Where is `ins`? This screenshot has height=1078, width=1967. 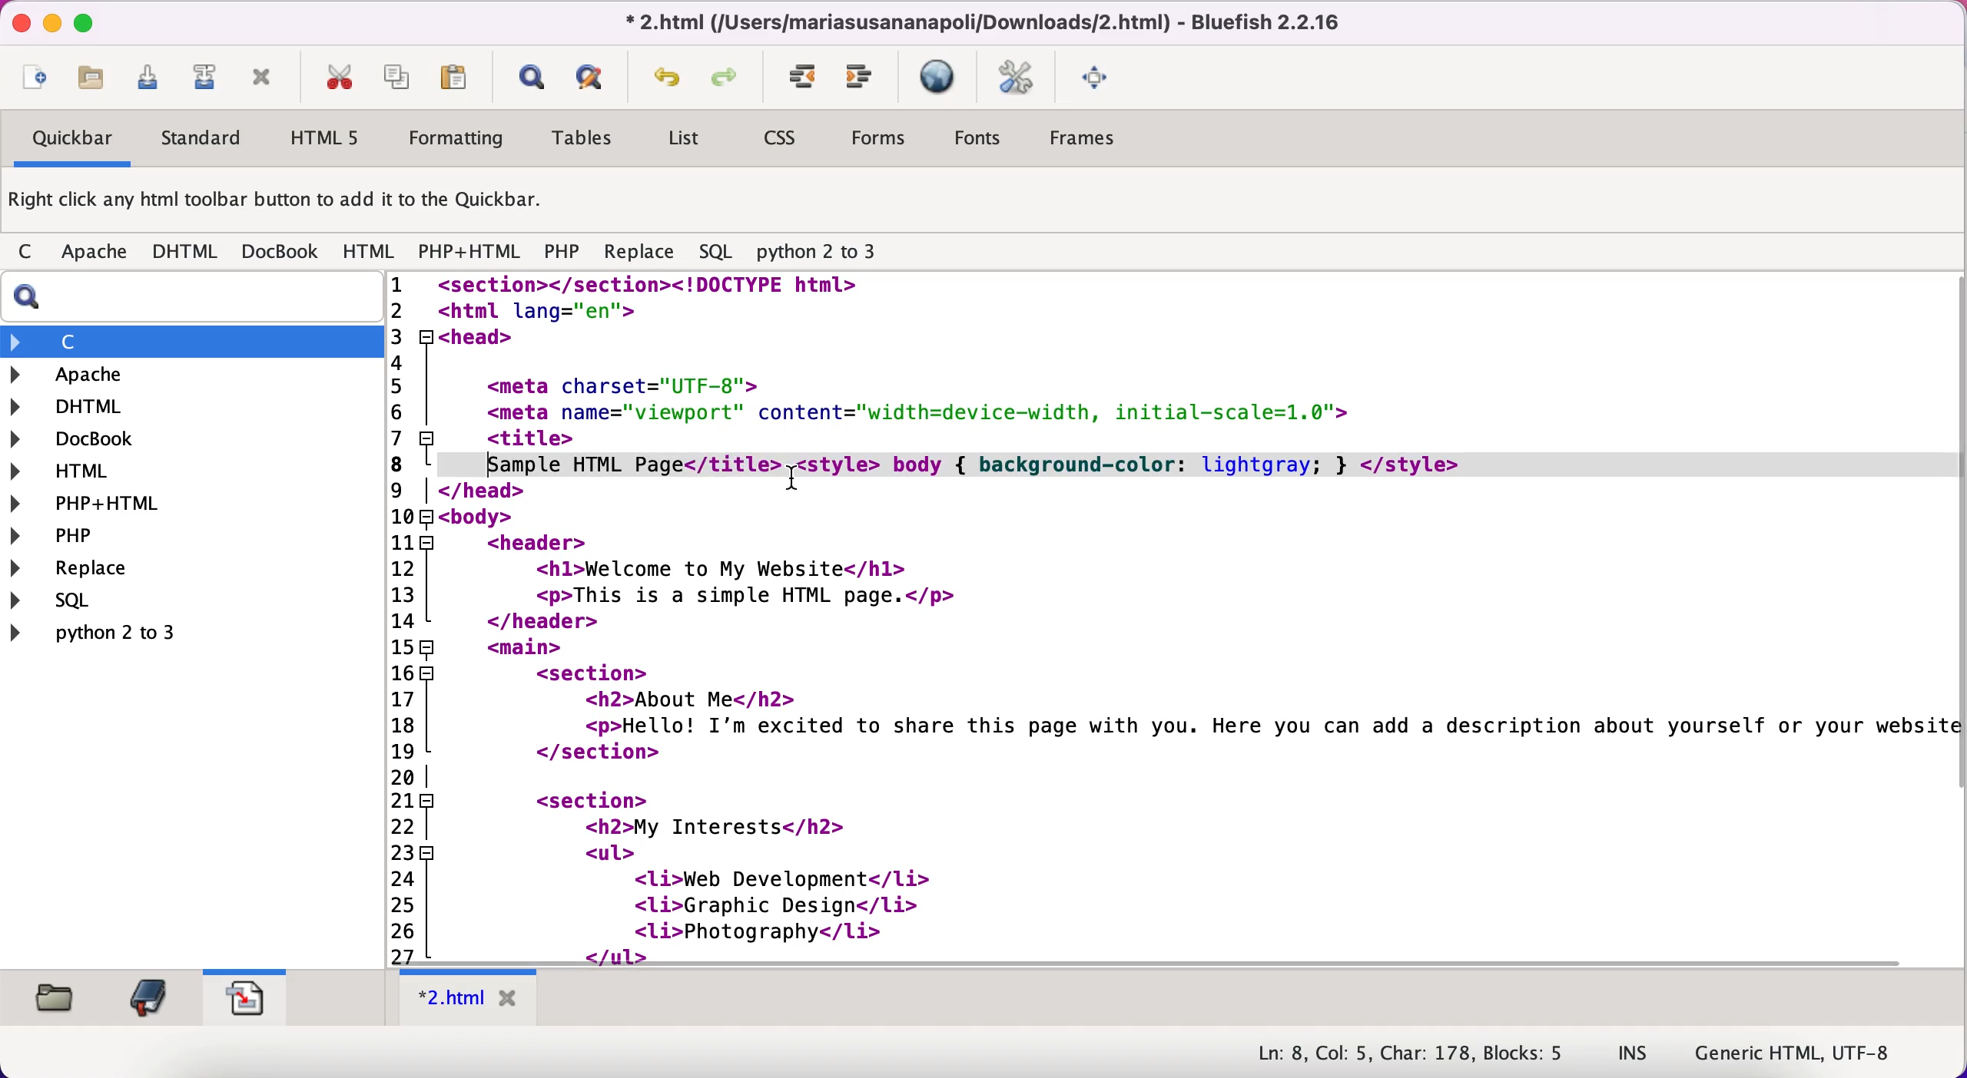 ins is located at coordinates (1634, 1054).